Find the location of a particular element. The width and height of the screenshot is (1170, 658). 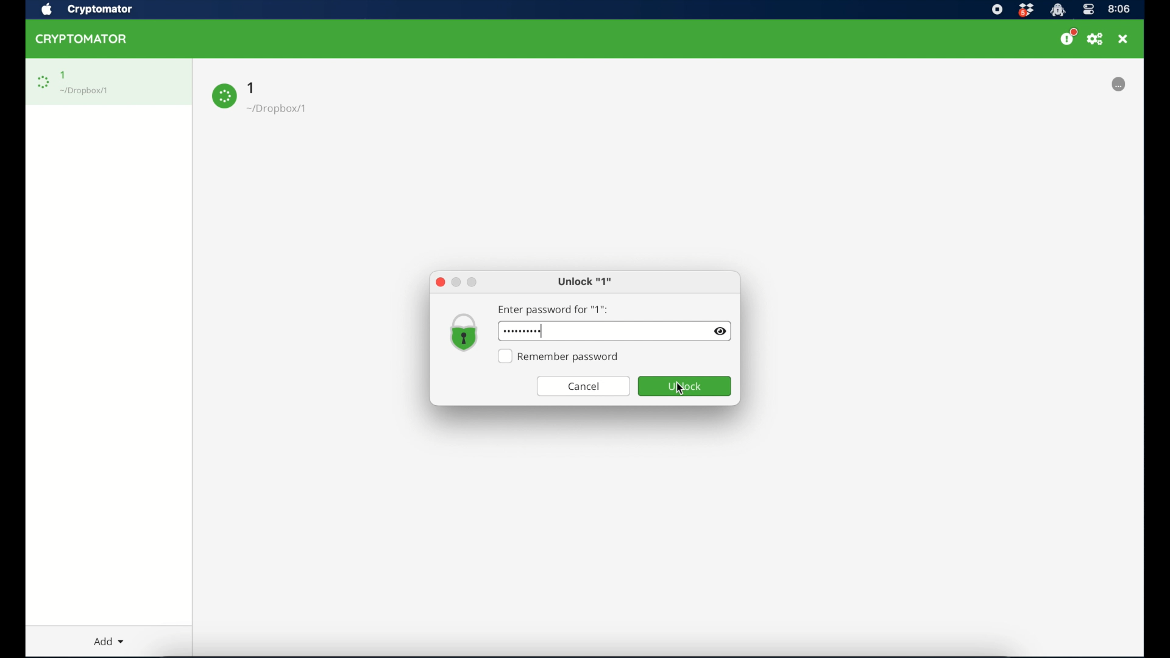

invisibility icon is located at coordinates (721, 331).